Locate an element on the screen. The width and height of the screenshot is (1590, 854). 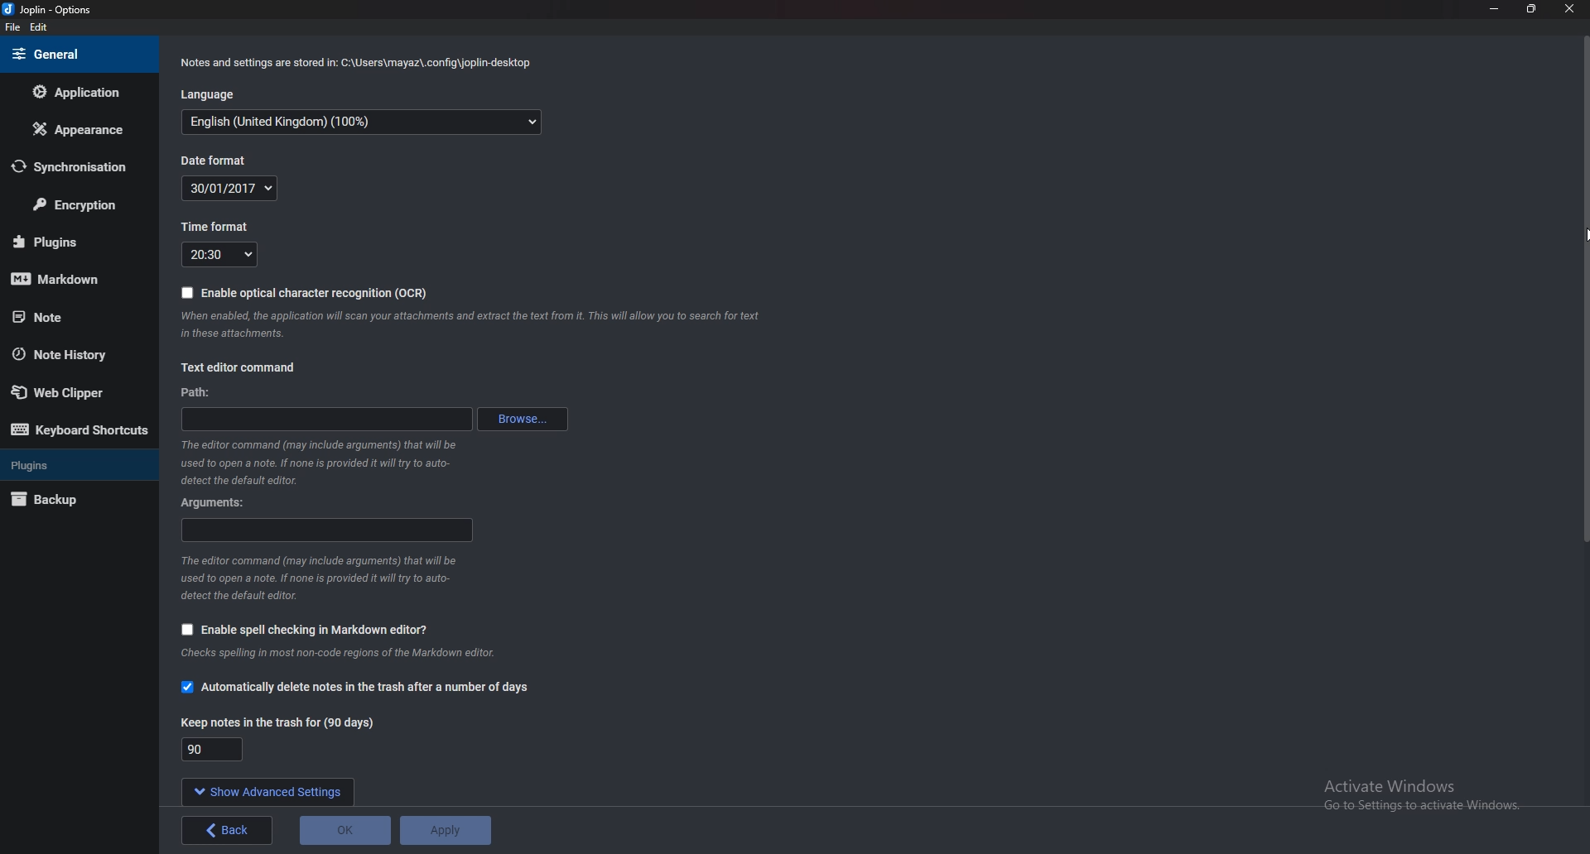
Edit is located at coordinates (38, 28).